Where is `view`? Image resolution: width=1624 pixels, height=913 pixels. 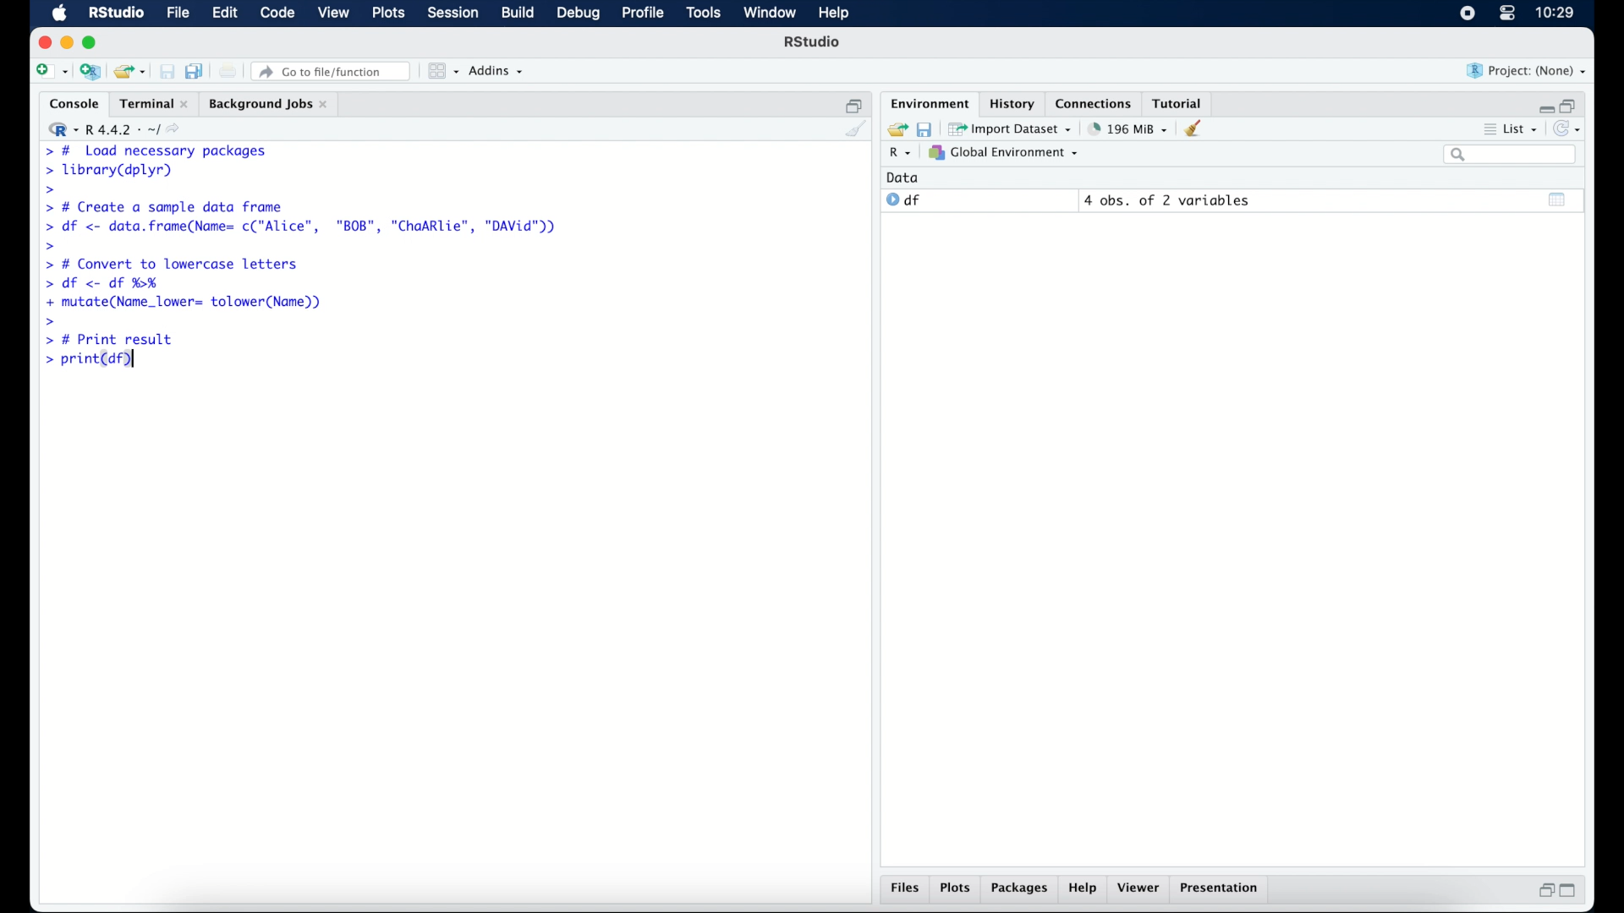
view is located at coordinates (334, 14).